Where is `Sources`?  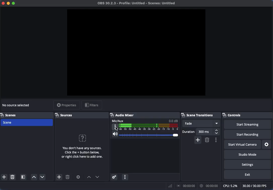 Sources is located at coordinates (65, 115).